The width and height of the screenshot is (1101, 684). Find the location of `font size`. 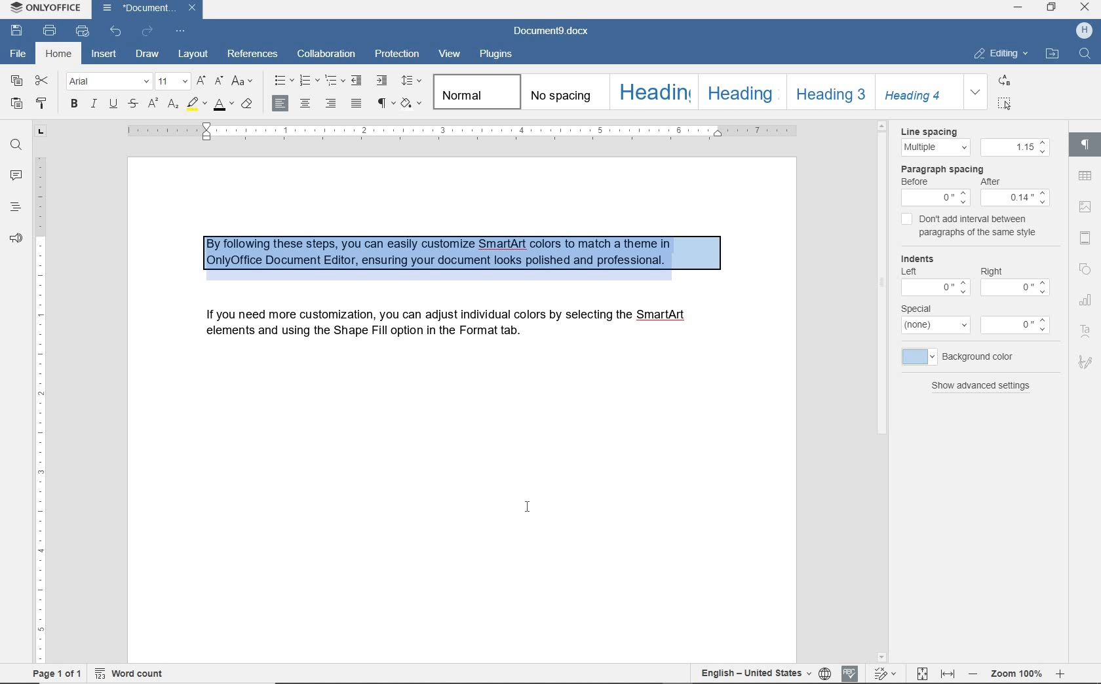

font size is located at coordinates (174, 80).